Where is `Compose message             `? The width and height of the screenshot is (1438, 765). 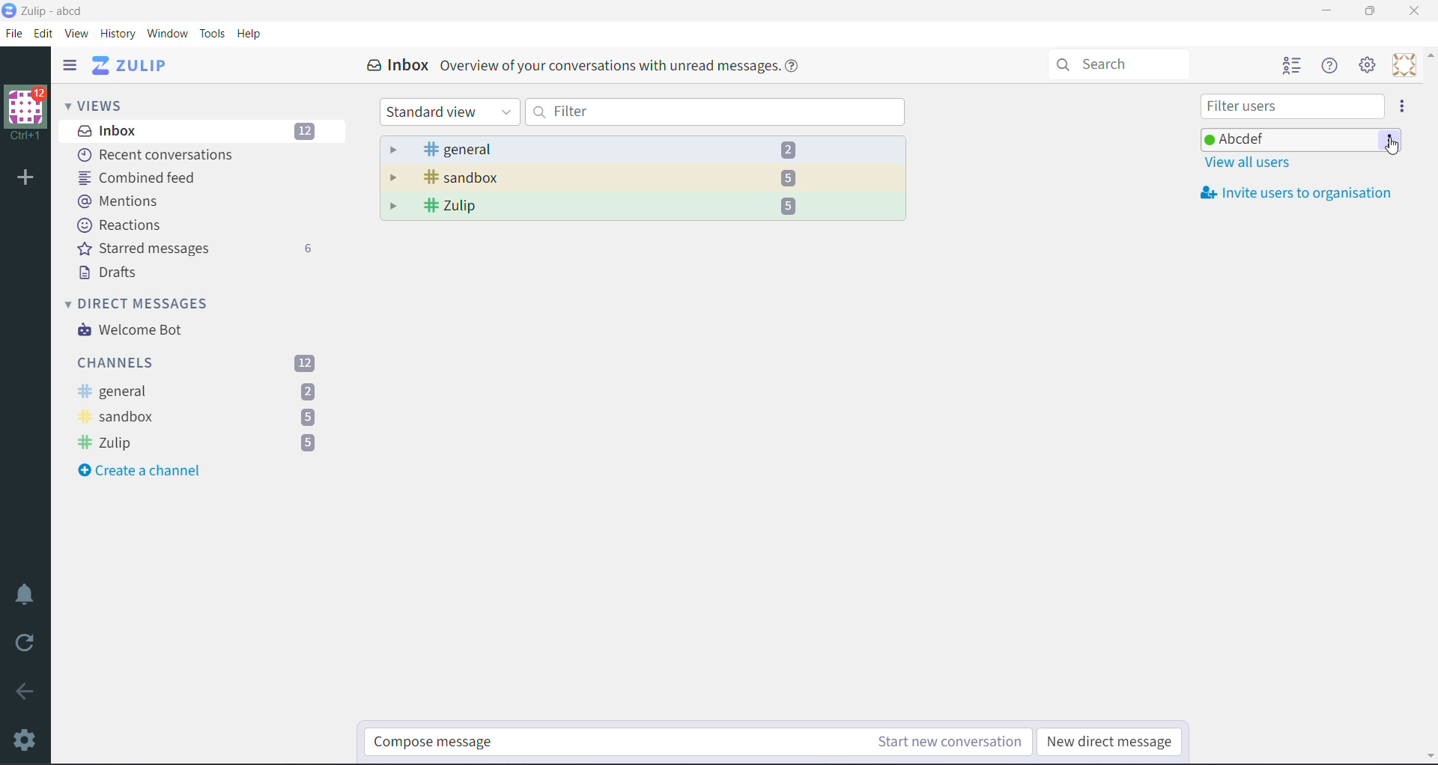 Compose message              is located at coordinates (572, 743).